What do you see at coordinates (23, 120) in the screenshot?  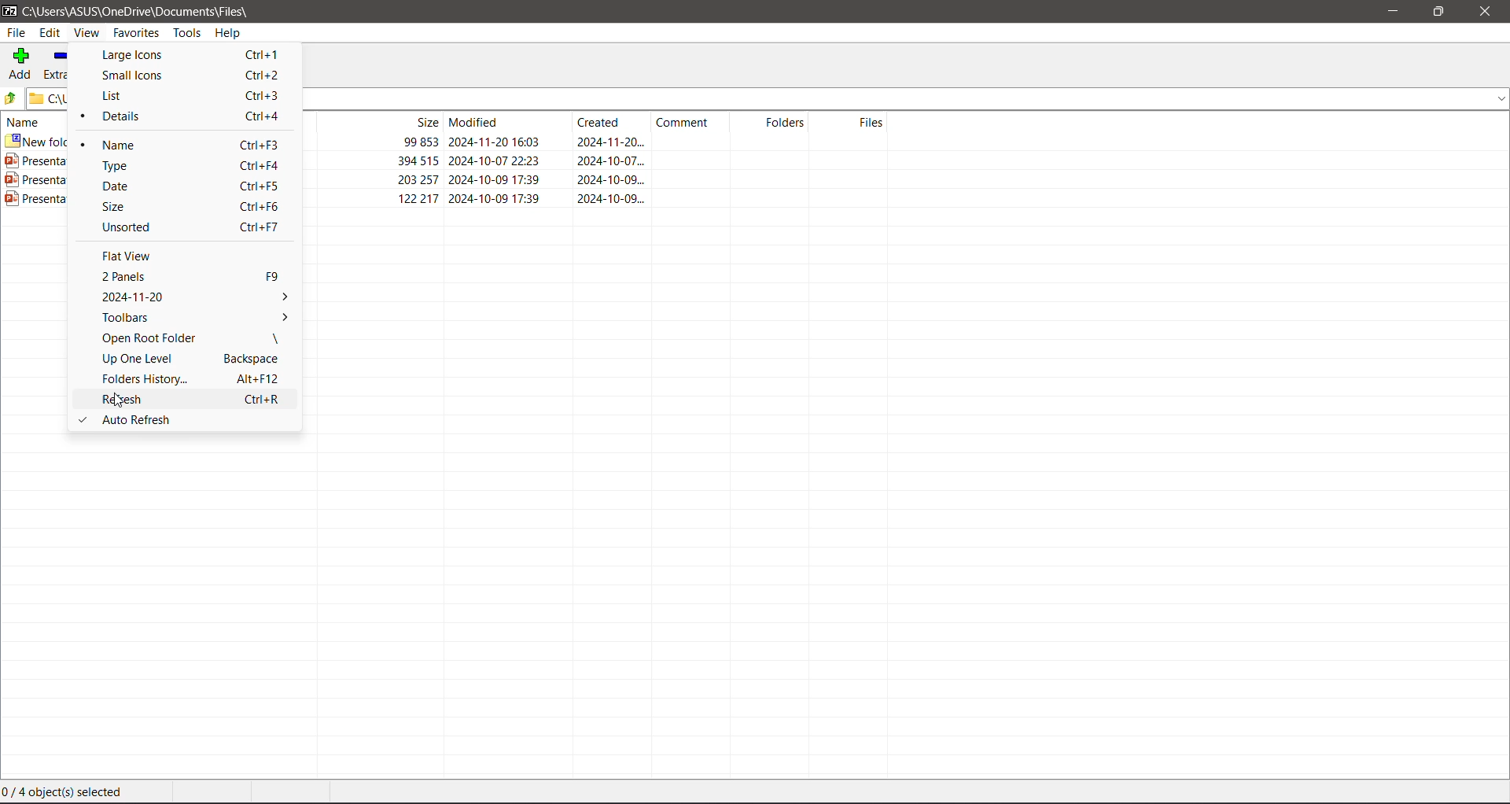 I see `name` at bounding box center [23, 120].